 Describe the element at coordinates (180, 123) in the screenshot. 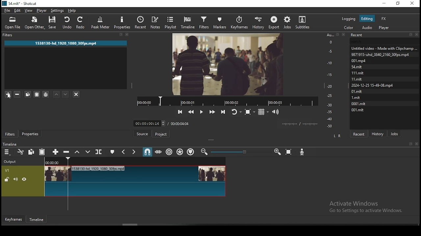

I see `total time` at that location.